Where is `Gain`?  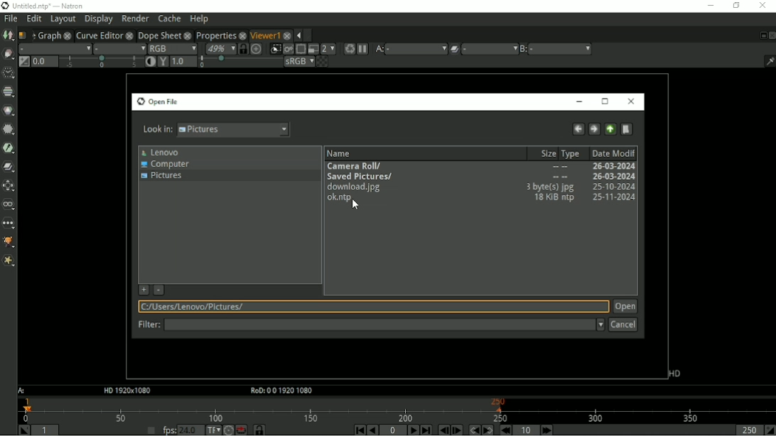
Gain is located at coordinates (45, 61).